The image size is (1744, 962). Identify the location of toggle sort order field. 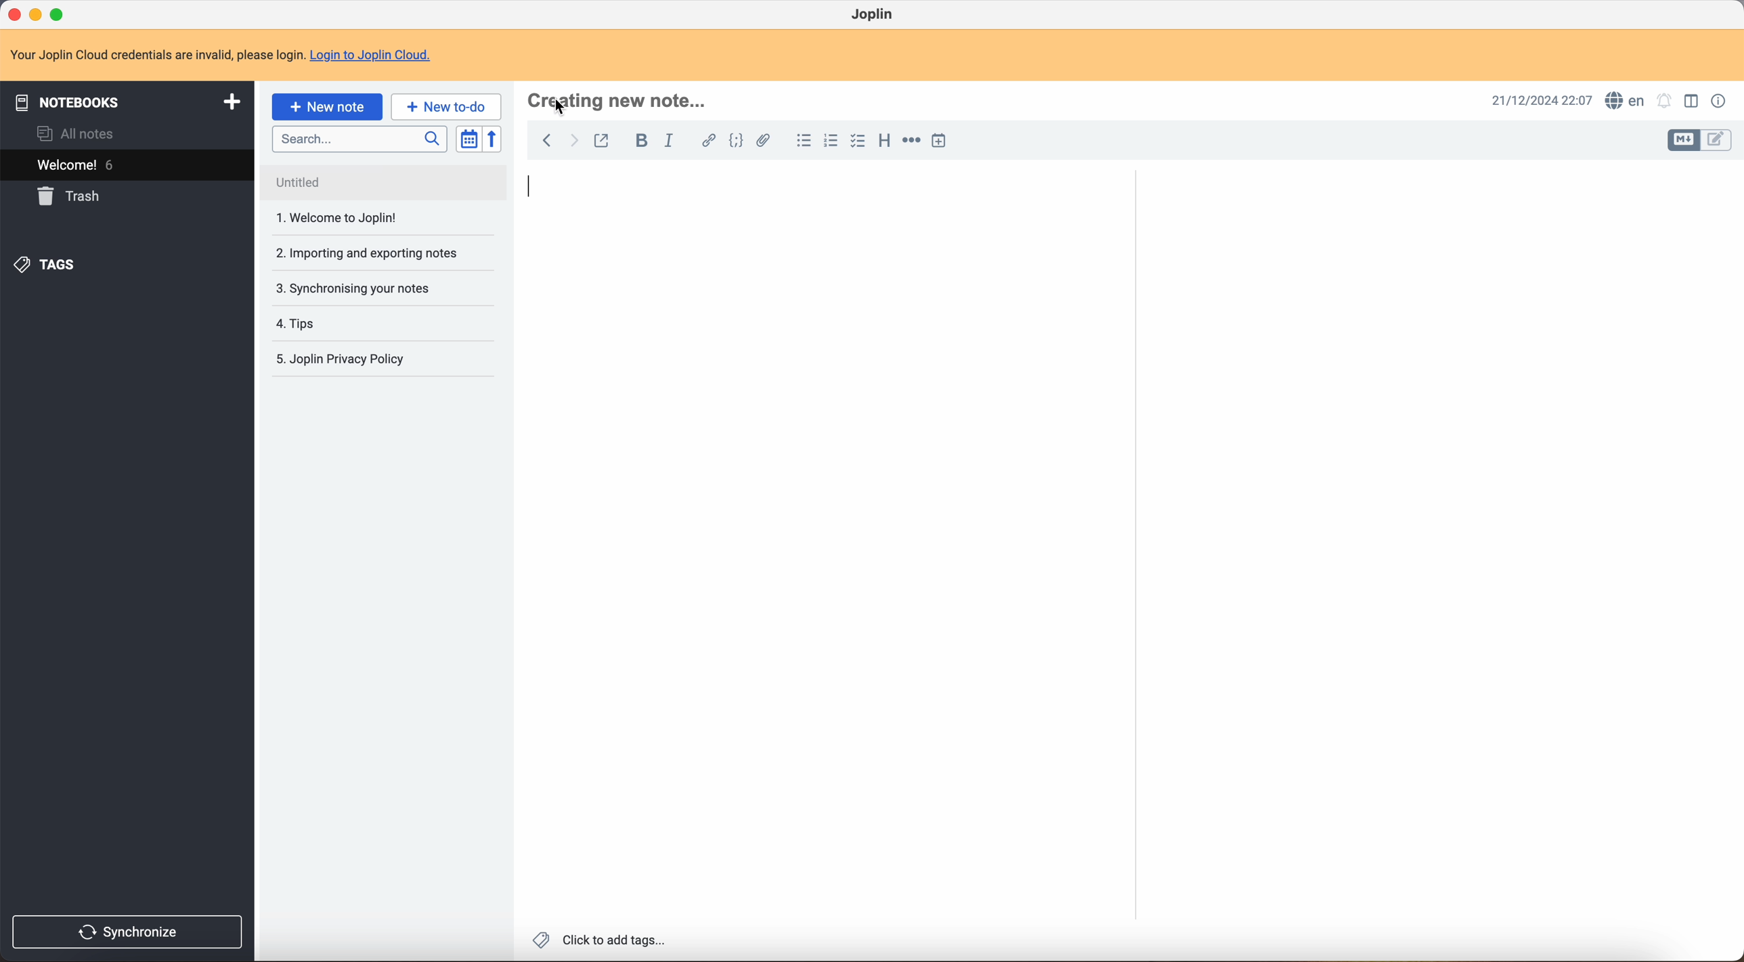
(468, 138).